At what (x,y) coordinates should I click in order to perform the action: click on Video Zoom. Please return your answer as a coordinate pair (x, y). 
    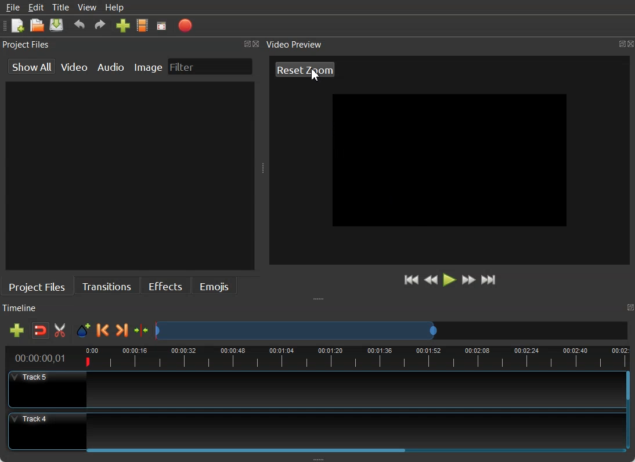
    Looking at the image, I should click on (450, 160).